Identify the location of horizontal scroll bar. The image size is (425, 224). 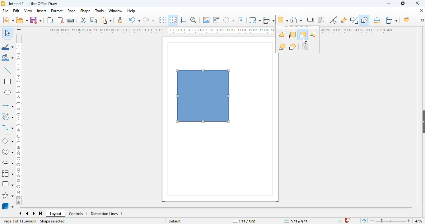
(216, 208).